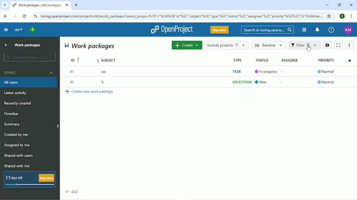  What do you see at coordinates (29, 82) in the screenshot?
I see `All open` at bounding box center [29, 82].